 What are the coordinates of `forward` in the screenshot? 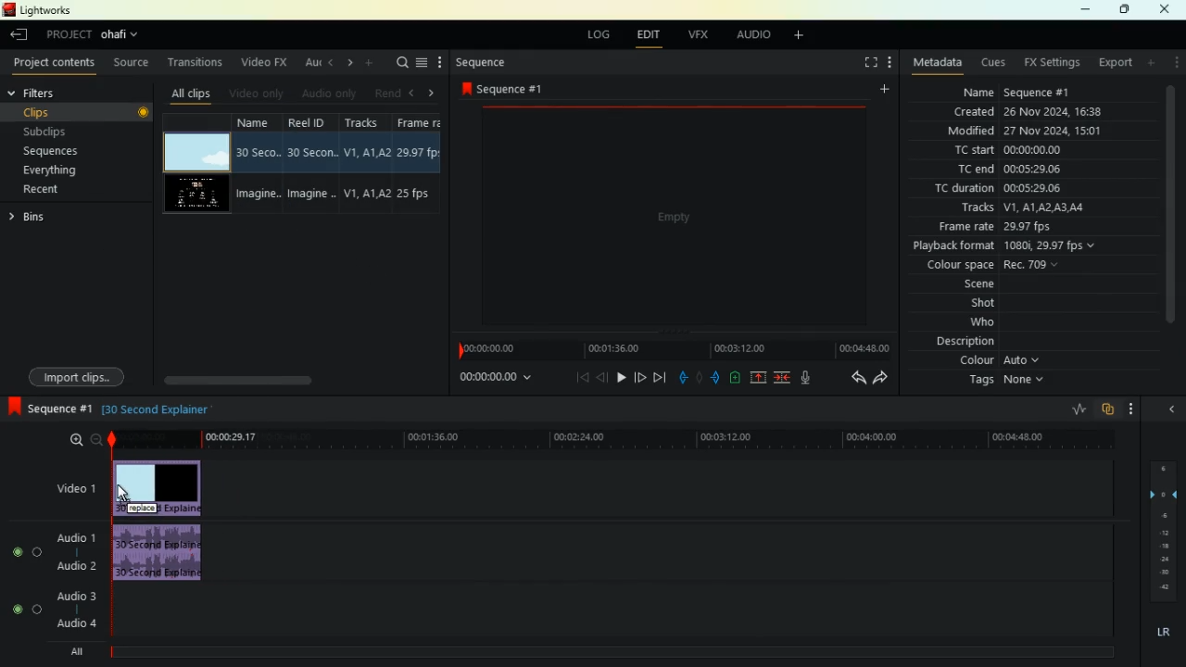 It's located at (640, 376).